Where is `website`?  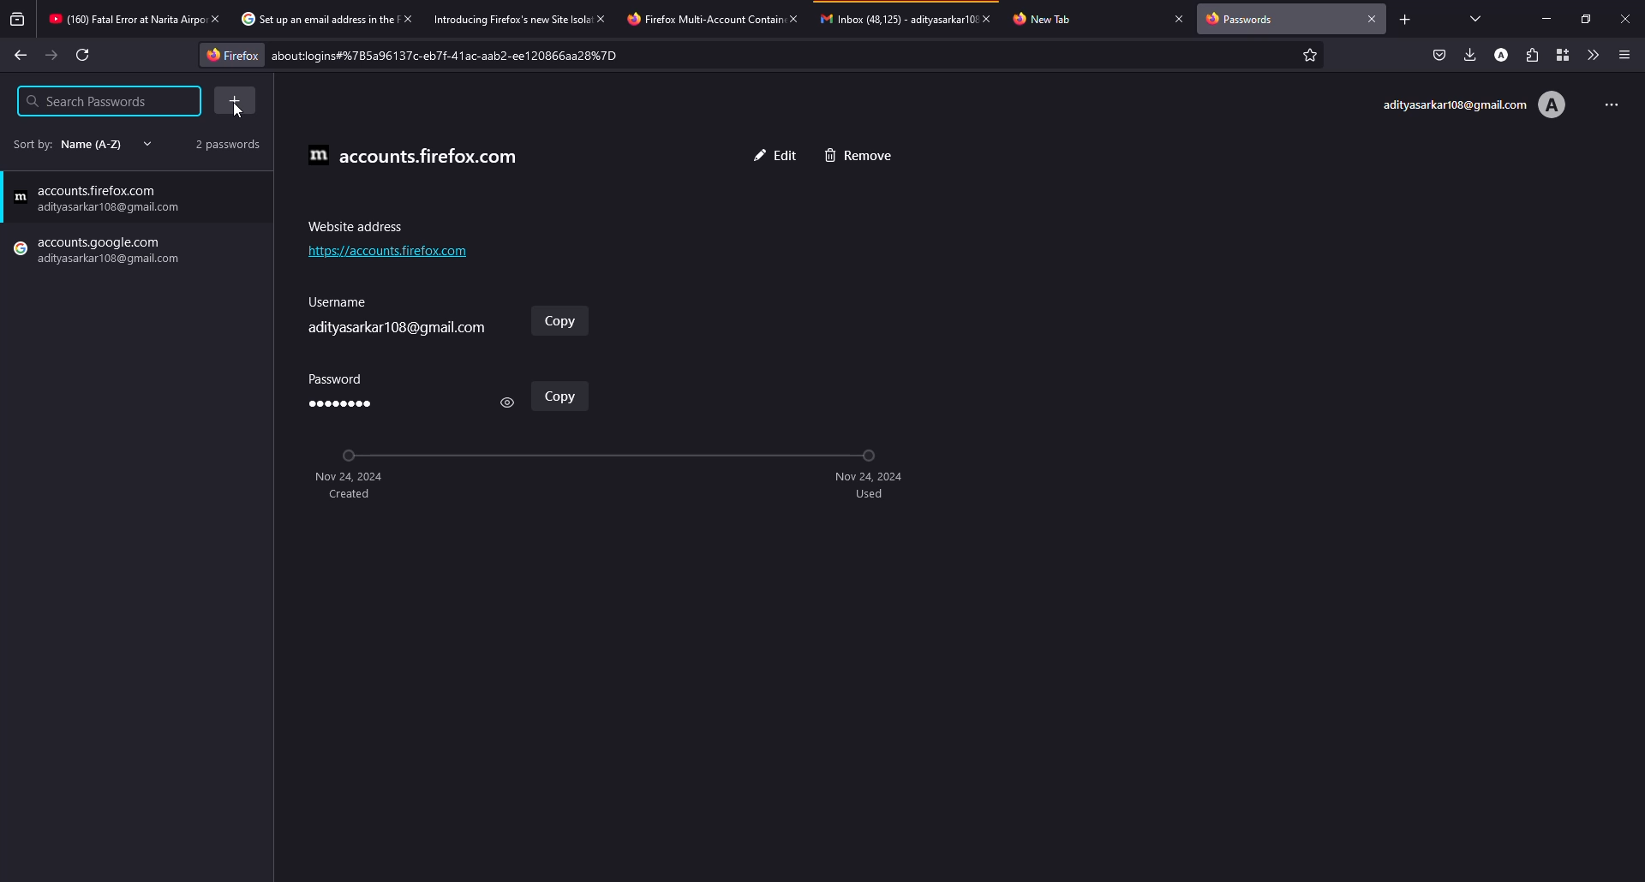 website is located at coordinates (386, 253).